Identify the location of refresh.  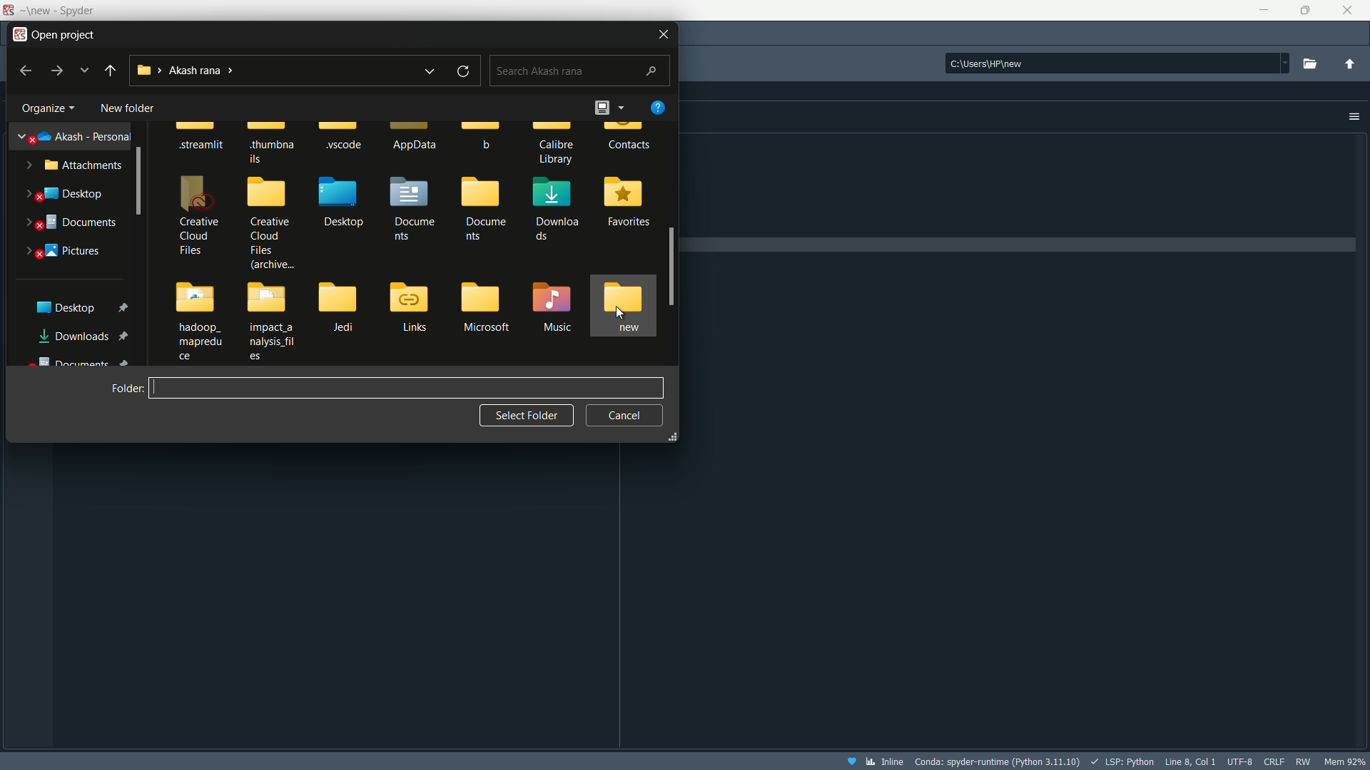
(464, 70).